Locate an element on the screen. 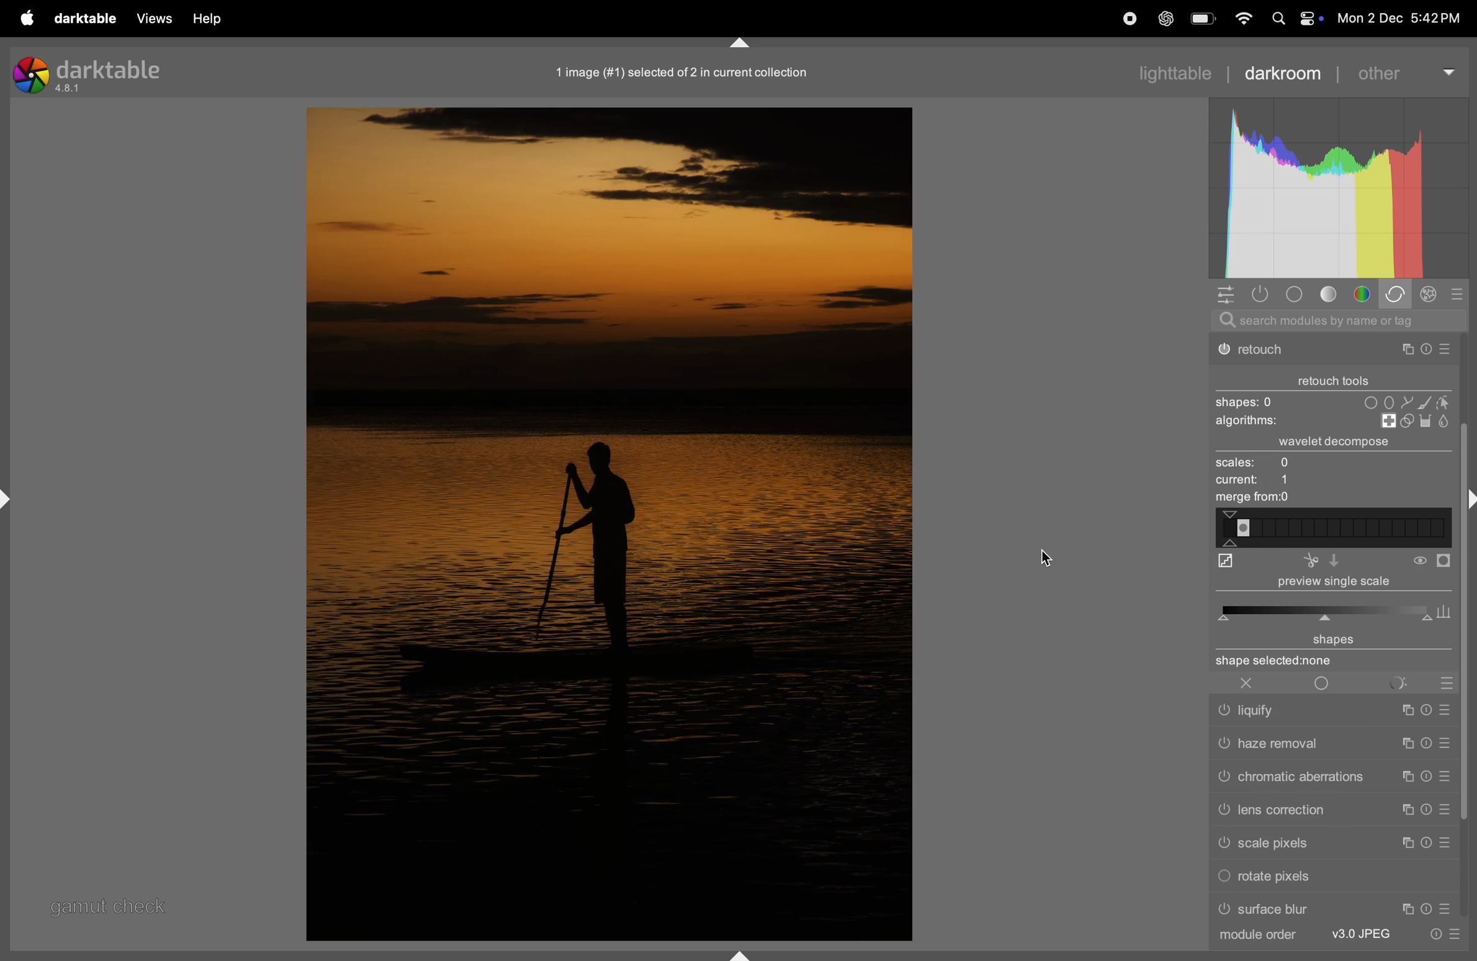 This screenshot has width=1477, height=961. cursor is located at coordinates (1043, 556).